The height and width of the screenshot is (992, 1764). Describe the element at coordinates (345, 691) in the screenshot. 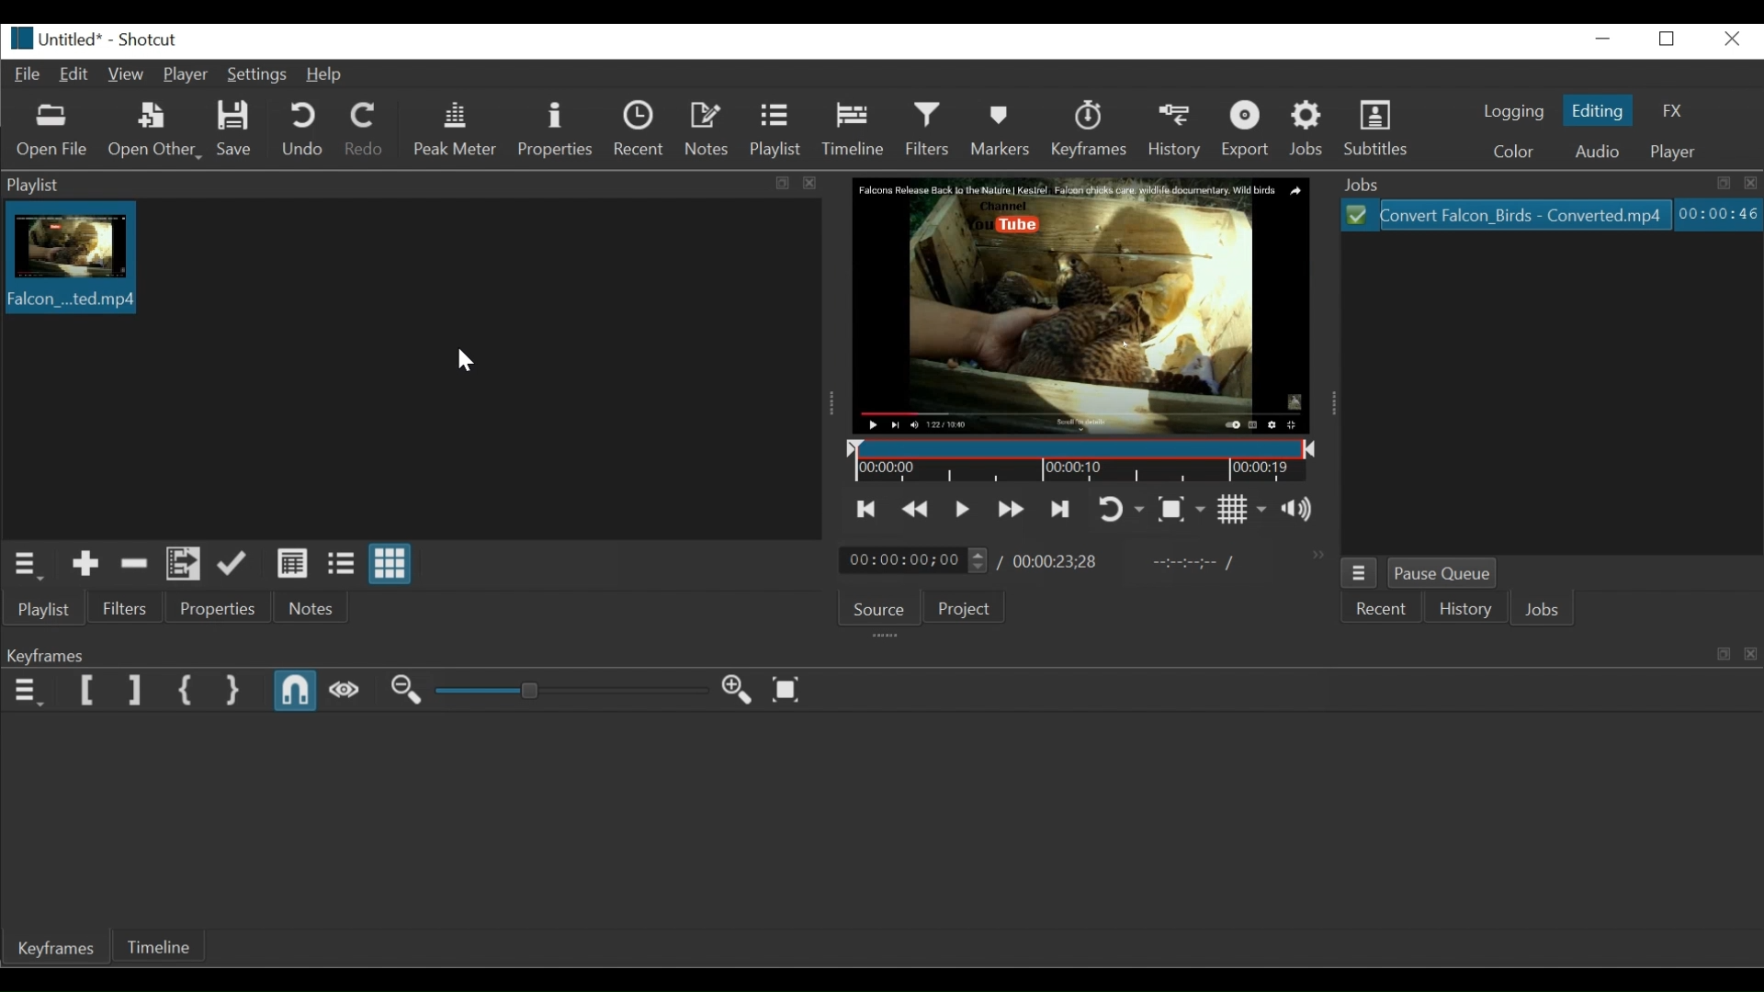

I see `Scrub while dragging` at that location.